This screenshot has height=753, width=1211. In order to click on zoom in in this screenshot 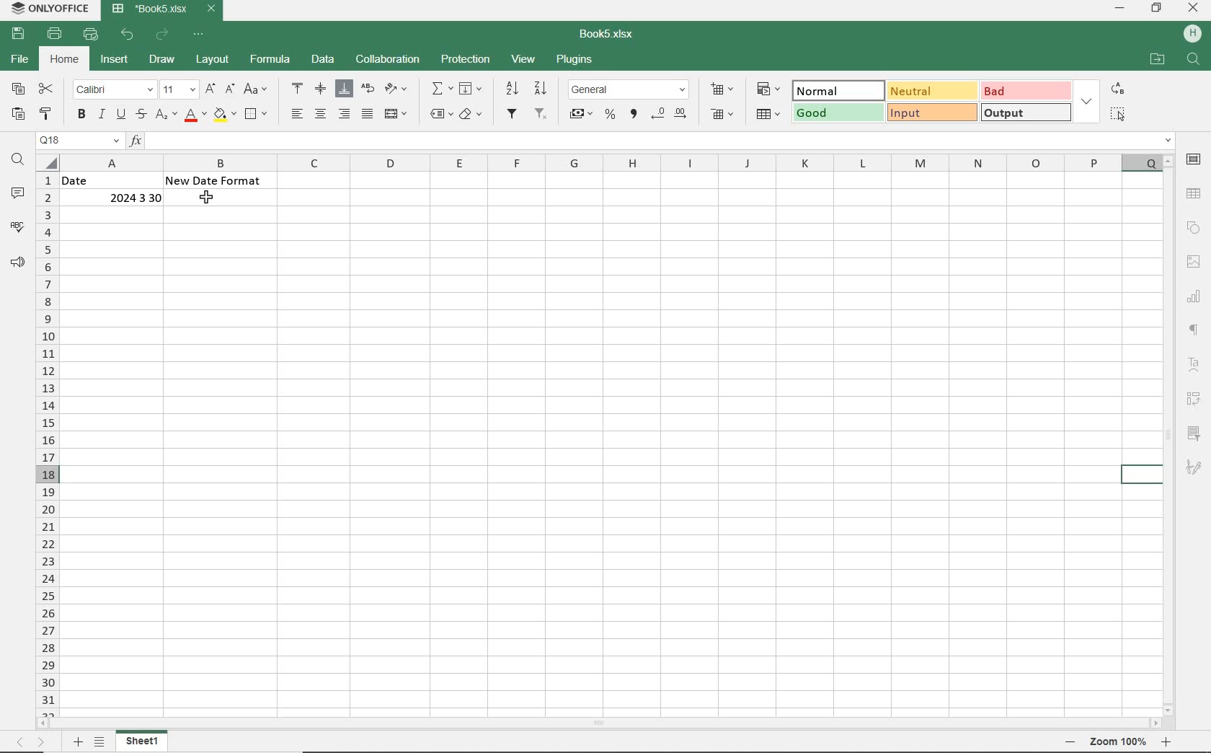, I will do `click(1165, 742)`.